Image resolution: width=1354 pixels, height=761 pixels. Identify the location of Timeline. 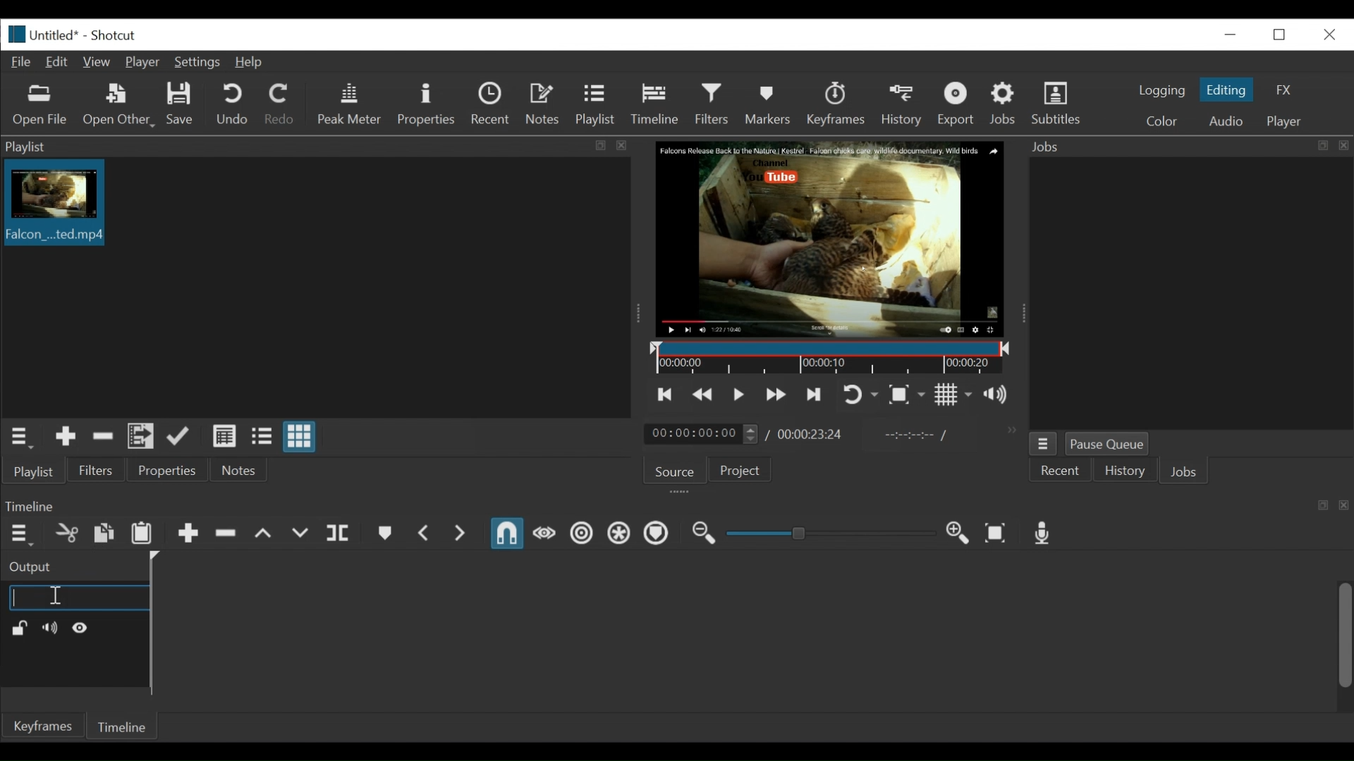
(830, 358).